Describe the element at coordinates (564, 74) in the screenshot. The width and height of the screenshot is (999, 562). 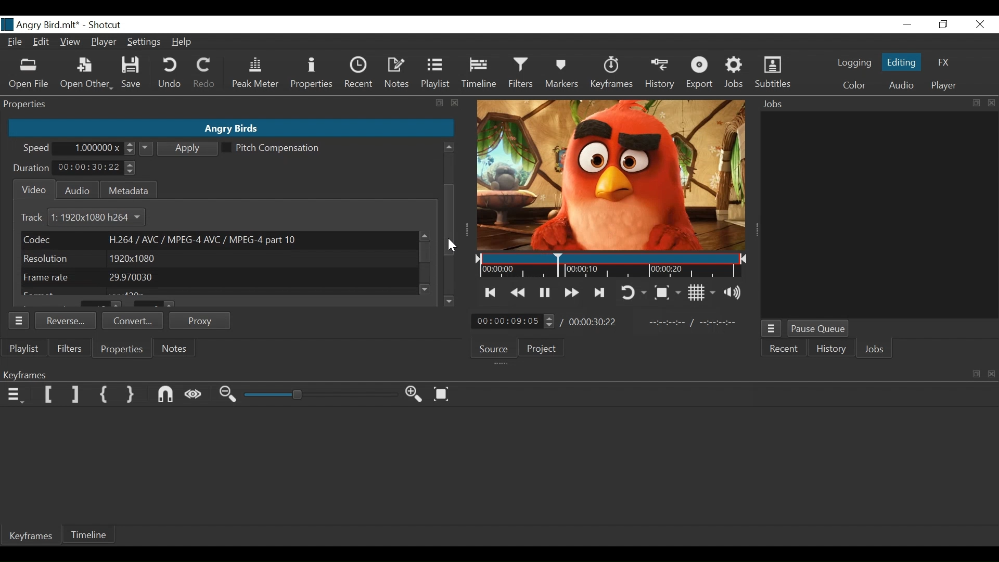
I see `Marker` at that location.